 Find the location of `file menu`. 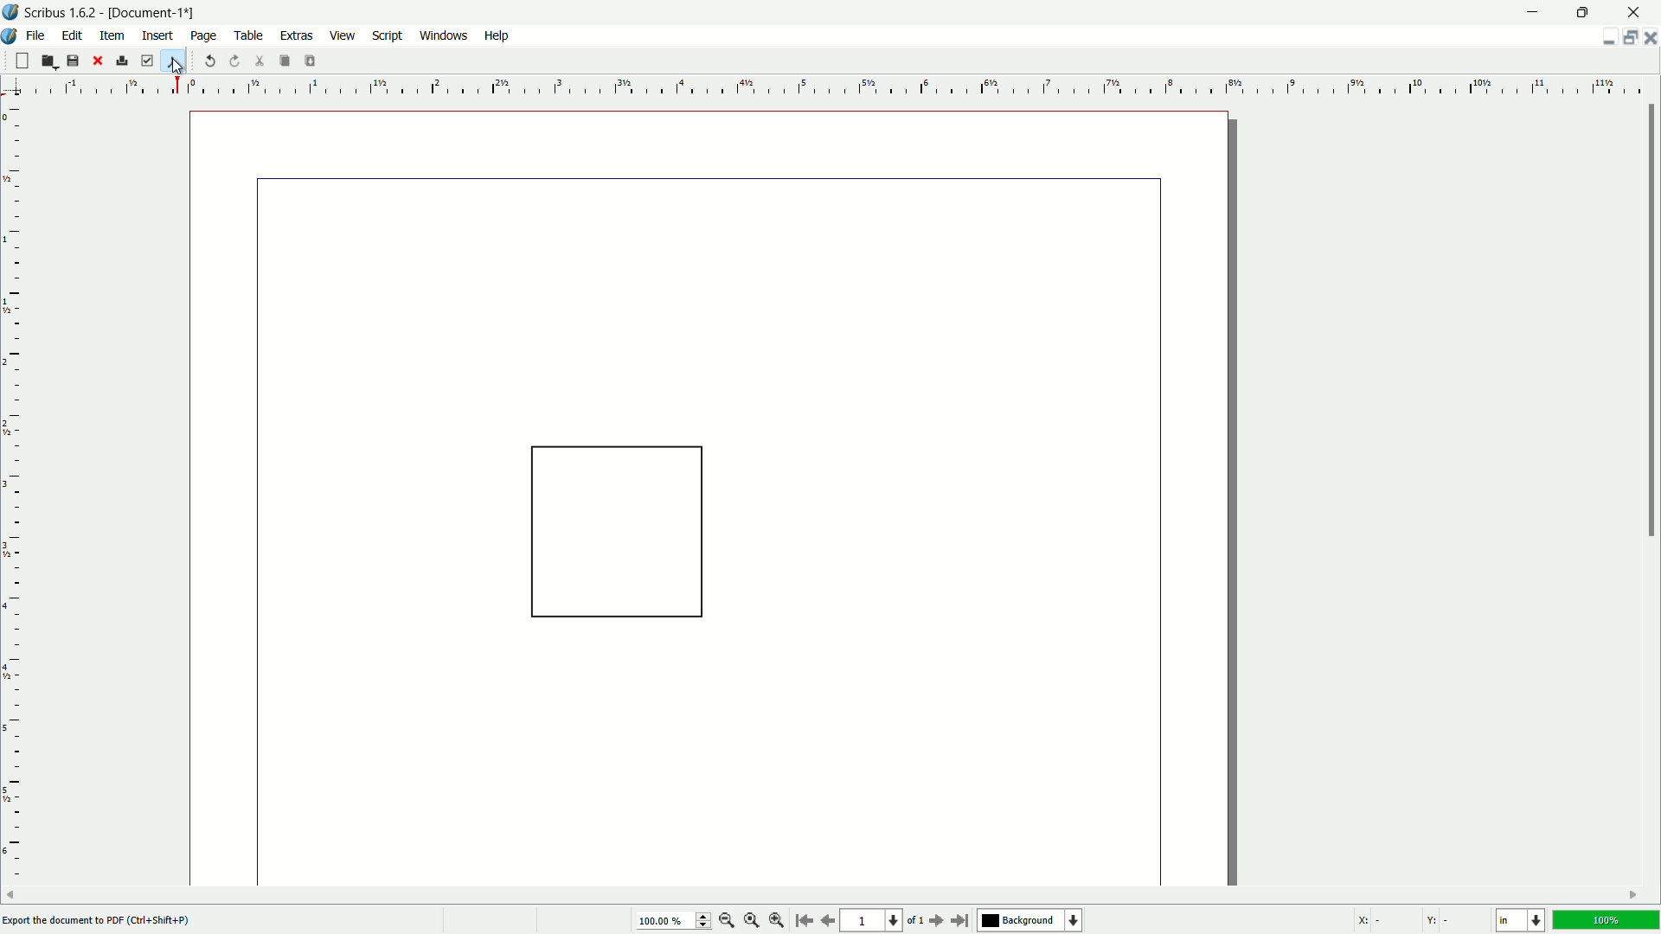

file menu is located at coordinates (38, 36).